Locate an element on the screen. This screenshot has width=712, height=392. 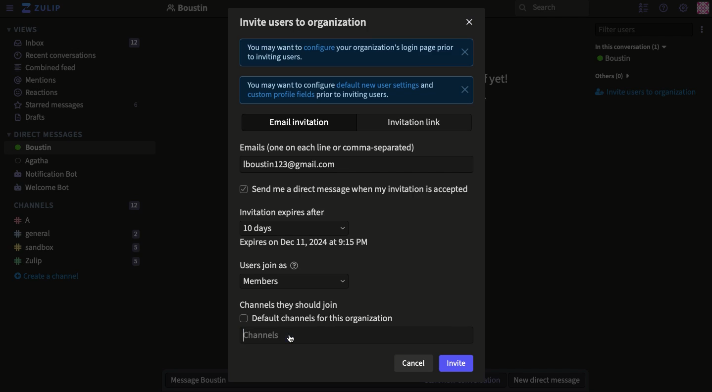
Unselected is located at coordinates (320, 318).